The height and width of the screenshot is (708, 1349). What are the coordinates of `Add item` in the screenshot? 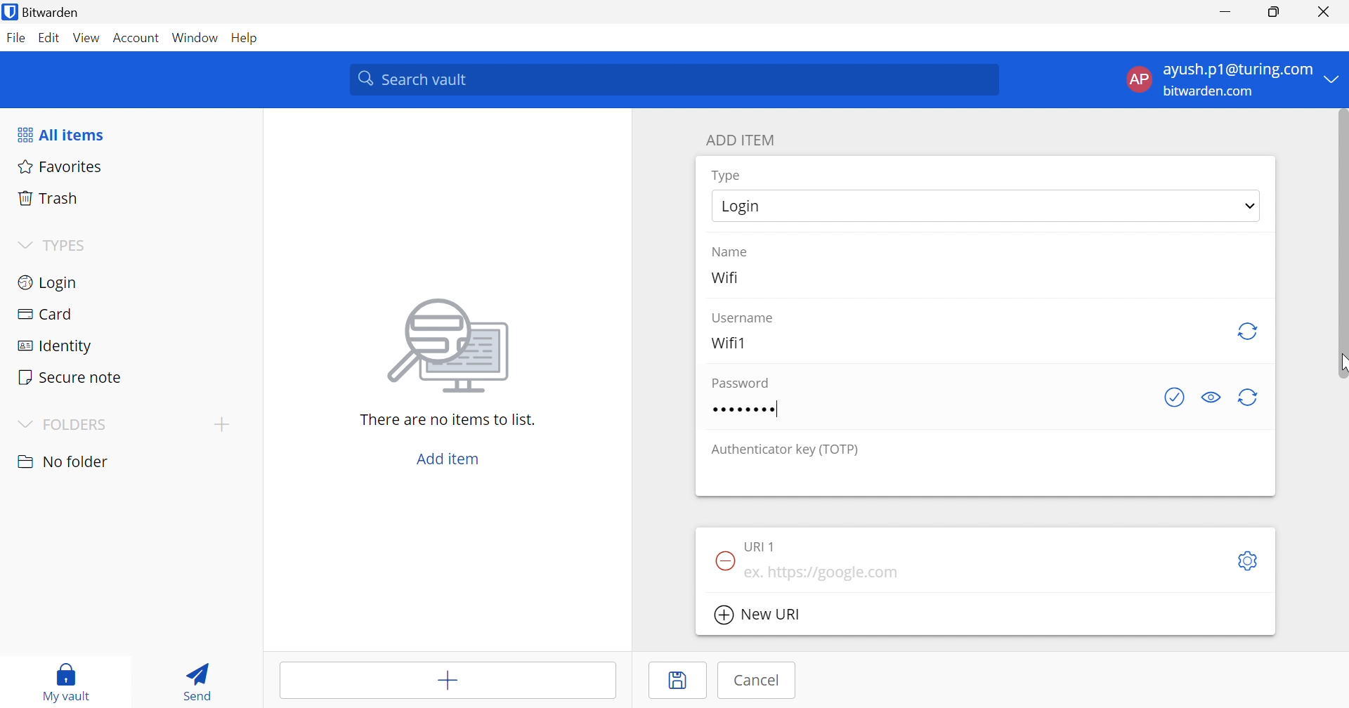 It's located at (448, 459).